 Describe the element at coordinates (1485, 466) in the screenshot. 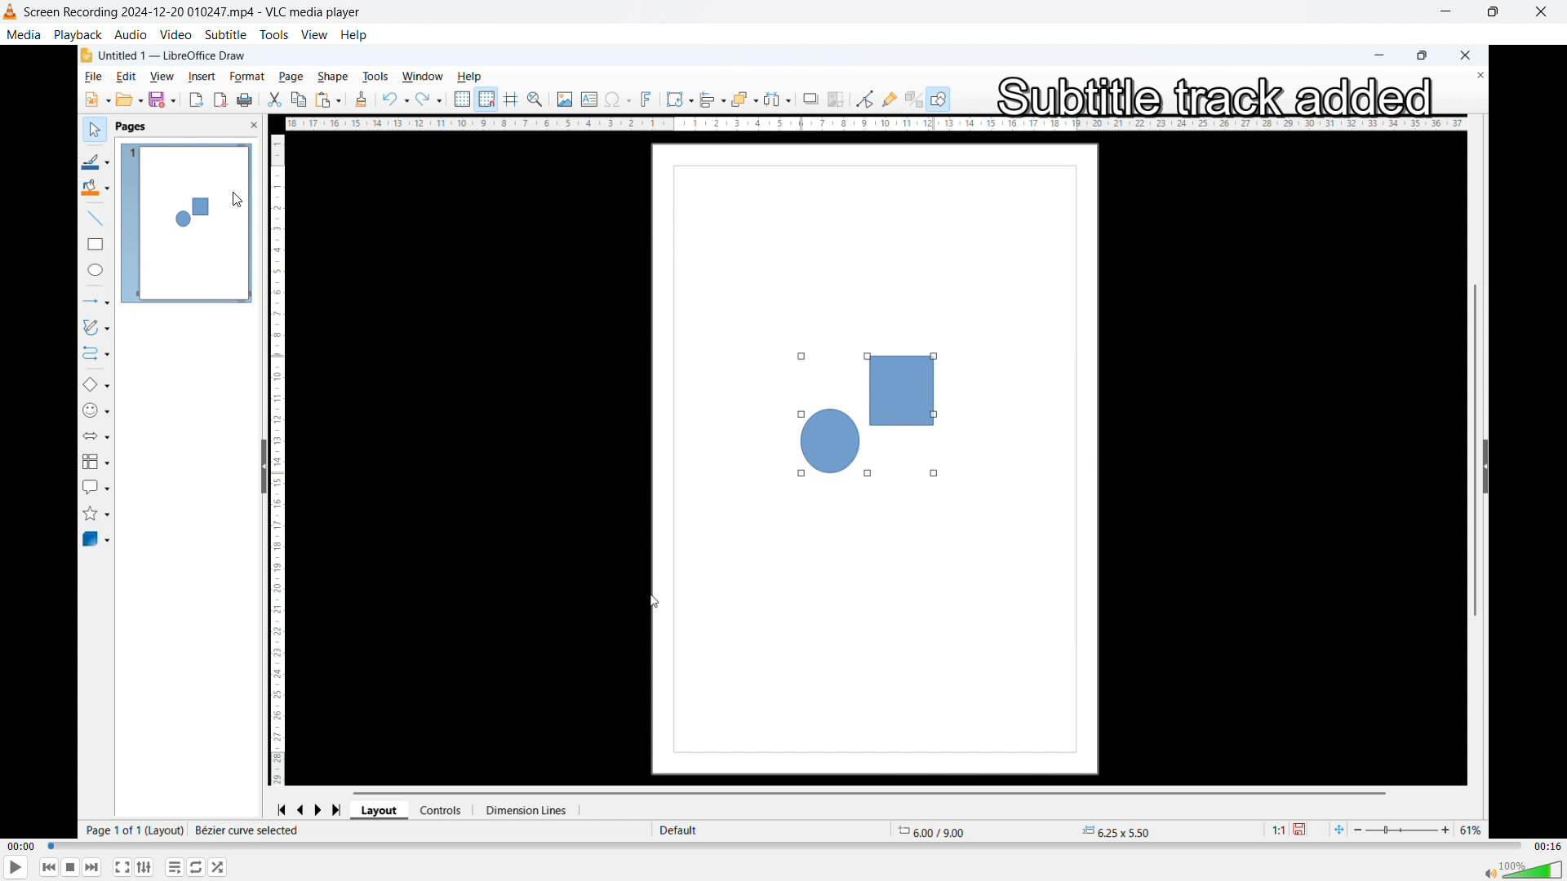

I see `hide` at that location.